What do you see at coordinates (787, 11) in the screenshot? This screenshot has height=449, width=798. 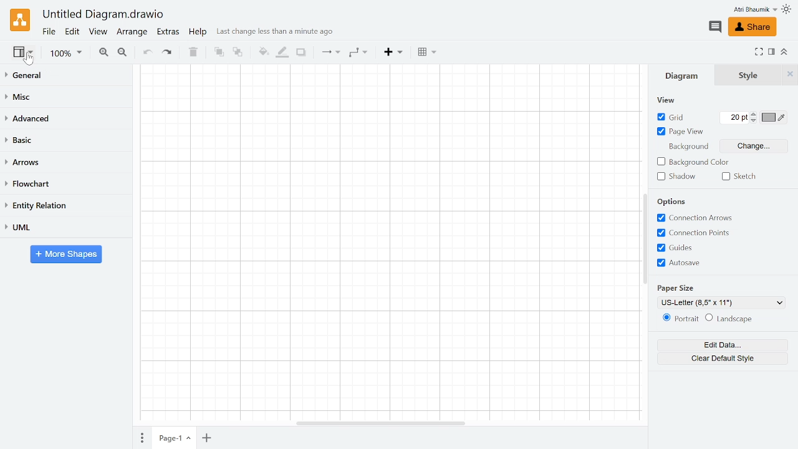 I see `Themes` at bounding box center [787, 11].